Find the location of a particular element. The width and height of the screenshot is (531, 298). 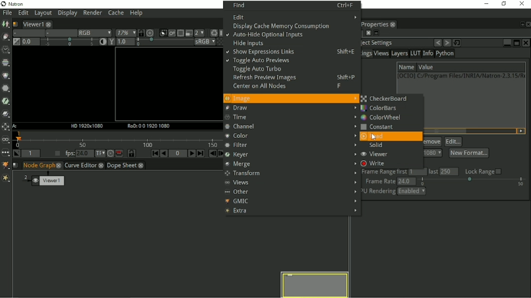

Restore default value is located at coordinates (458, 42).